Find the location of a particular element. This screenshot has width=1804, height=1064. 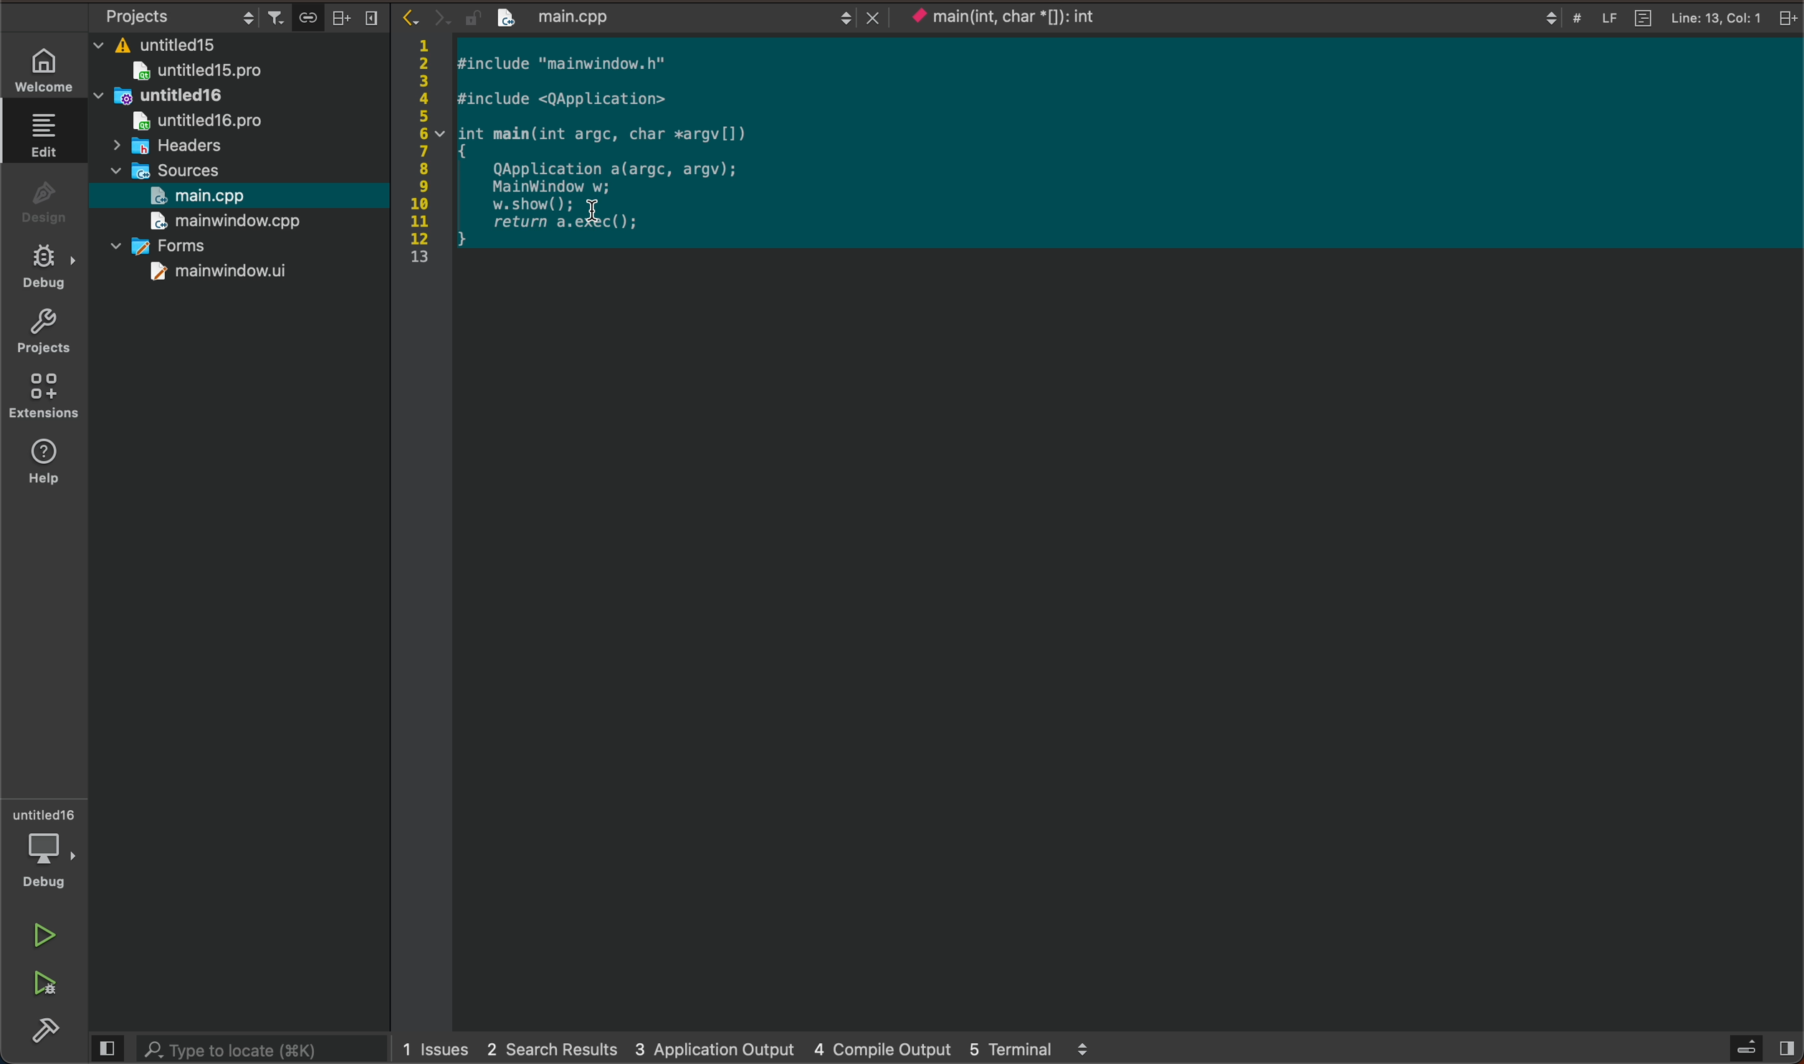

close is located at coordinates (374, 19).